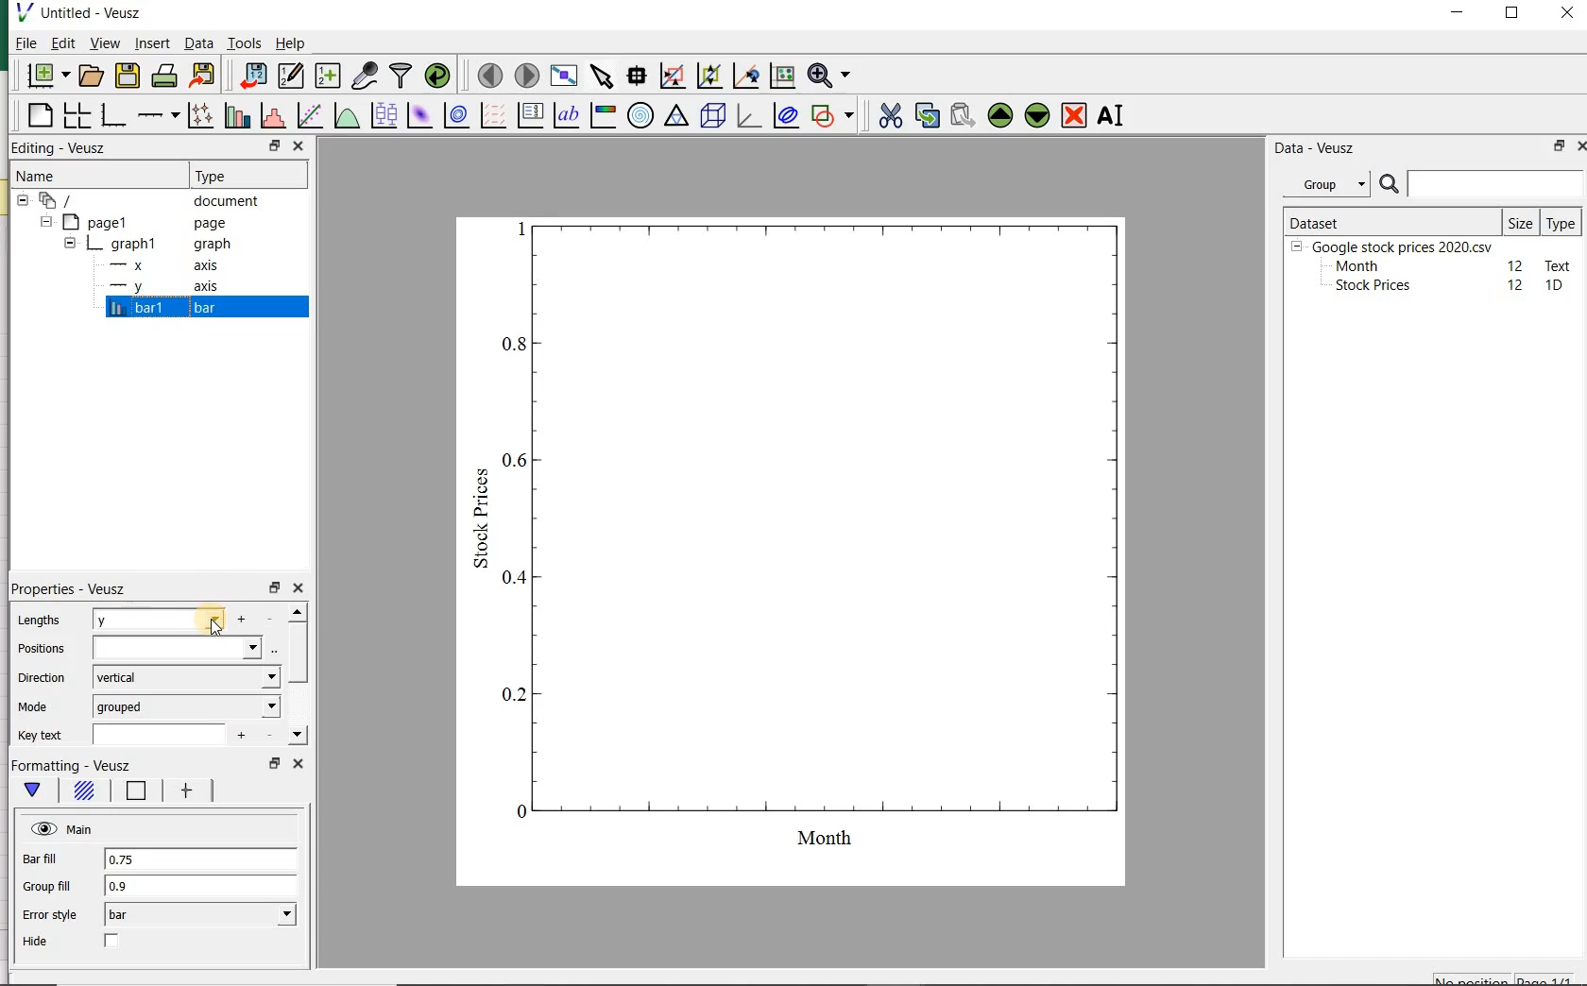 Image resolution: width=1587 pixels, height=986 pixels. What do you see at coordinates (527, 76) in the screenshot?
I see `move to the next page` at bounding box center [527, 76].